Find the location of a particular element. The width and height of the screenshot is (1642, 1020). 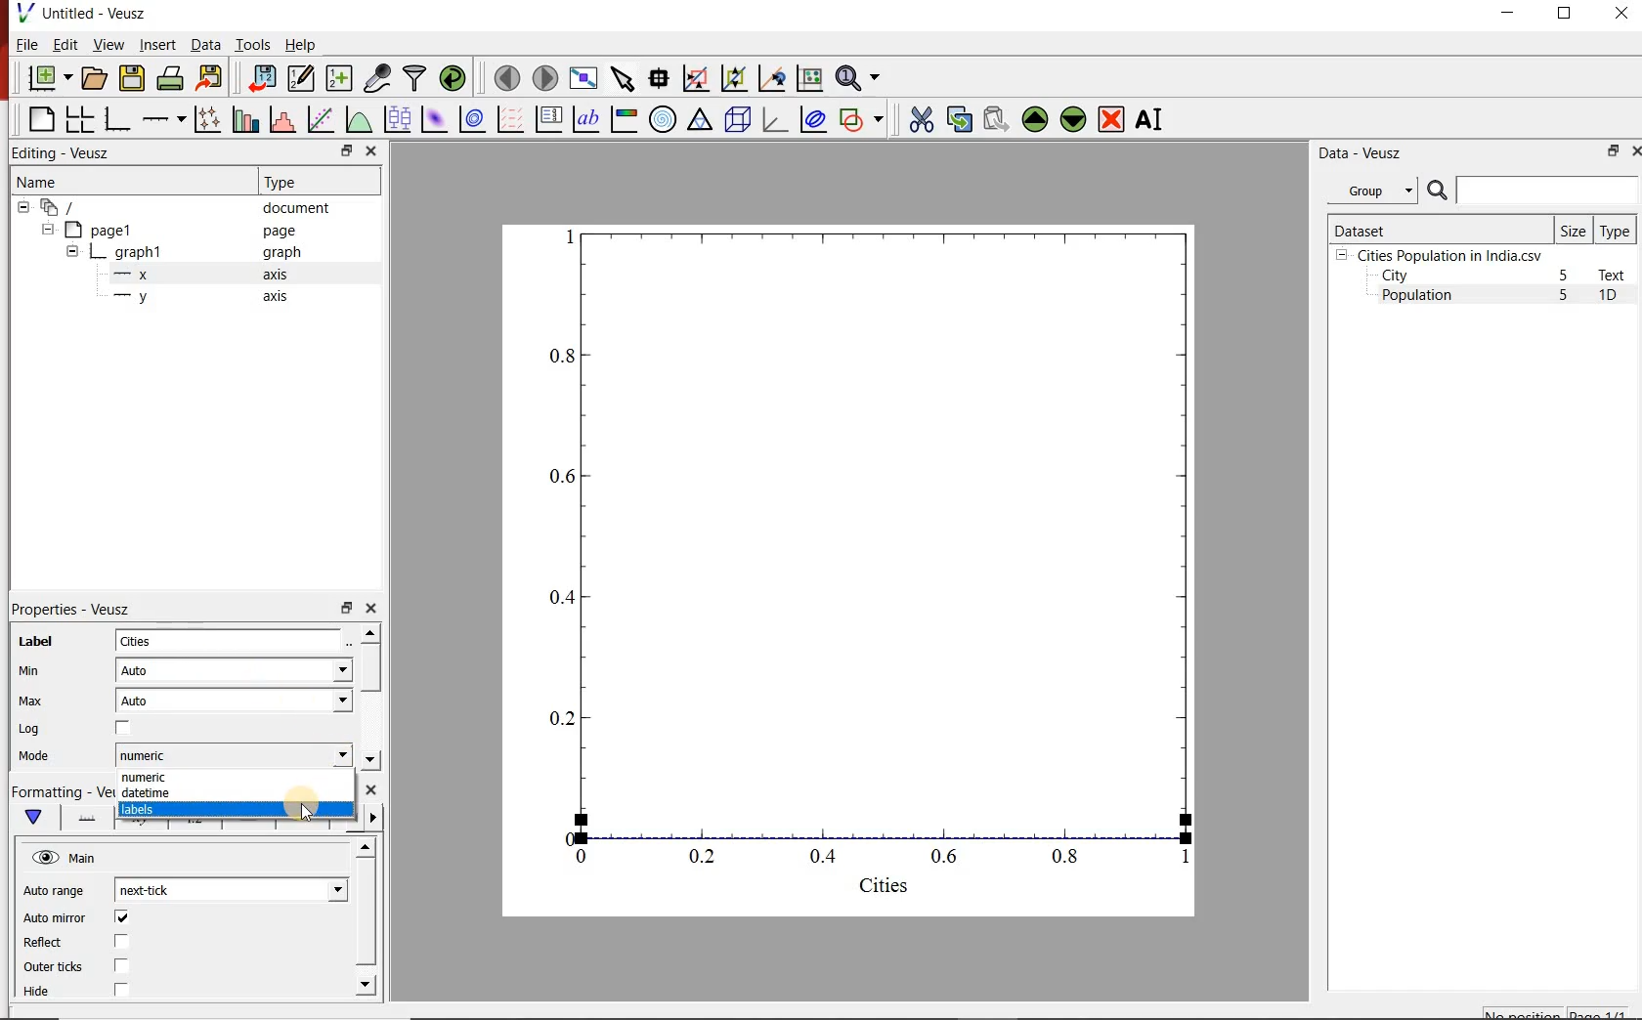

restore is located at coordinates (1614, 150).